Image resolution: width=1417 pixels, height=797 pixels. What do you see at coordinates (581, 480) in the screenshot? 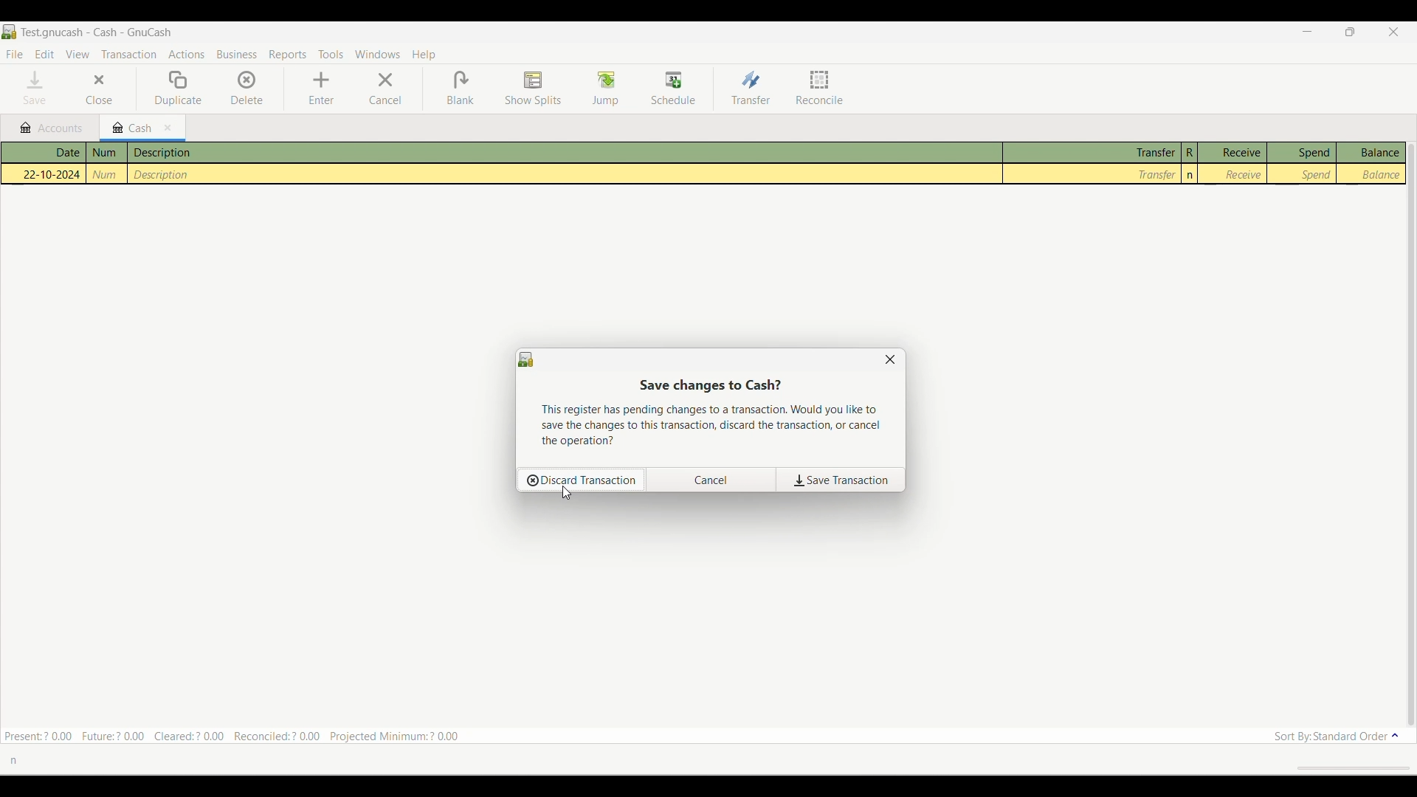
I see `Discard transaction` at bounding box center [581, 480].